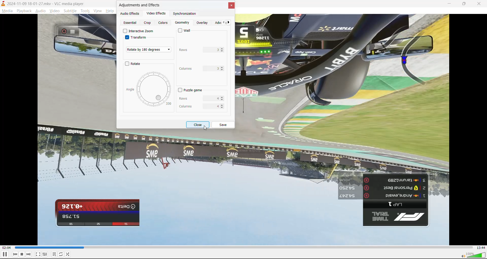  What do you see at coordinates (480, 4) in the screenshot?
I see `close` at bounding box center [480, 4].